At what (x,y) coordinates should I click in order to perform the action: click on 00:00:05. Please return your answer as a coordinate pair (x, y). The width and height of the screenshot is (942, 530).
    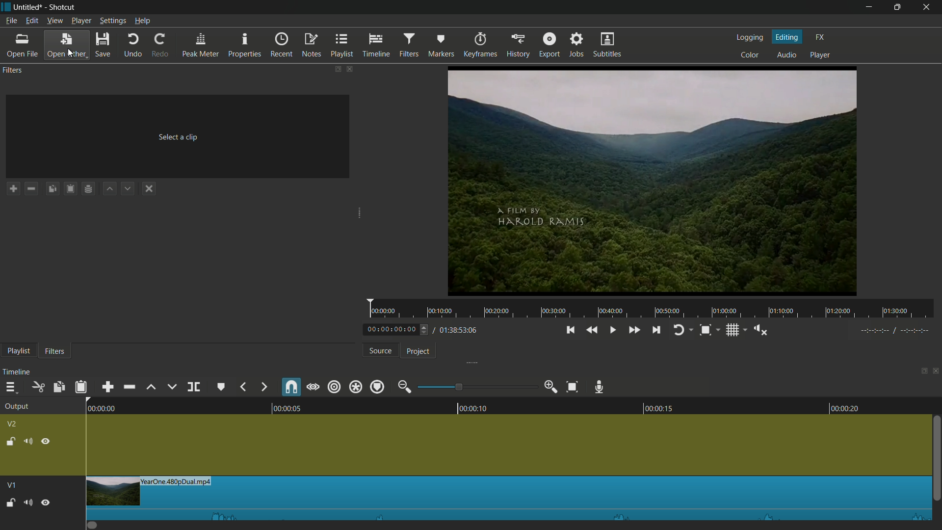
    Looking at the image, I should click on (281, 406).